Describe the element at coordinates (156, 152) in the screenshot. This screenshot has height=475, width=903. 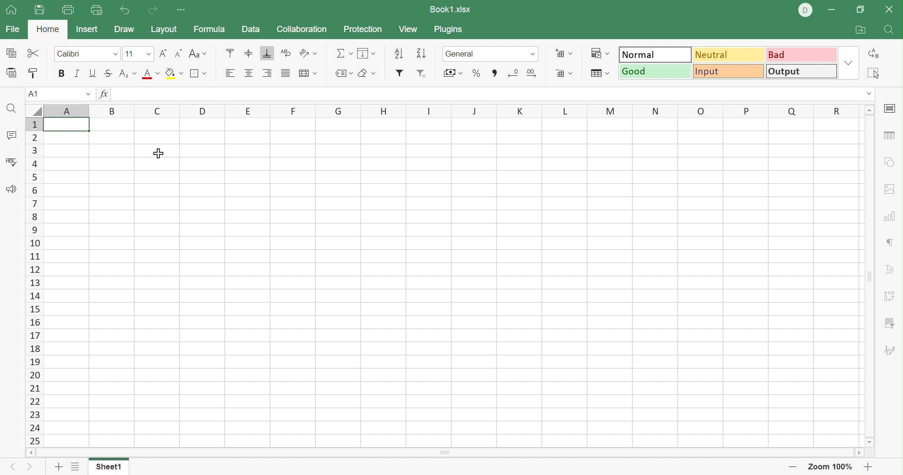
I see `Cursor` at that location.